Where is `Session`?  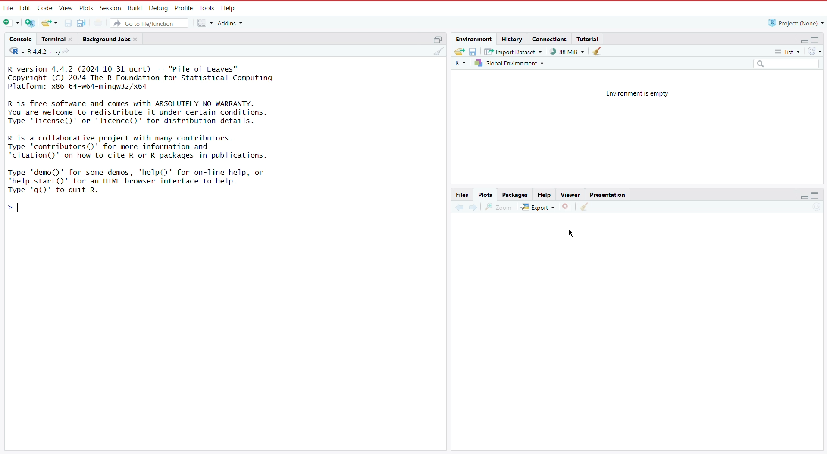 Session is located at coordinates (109, 8).